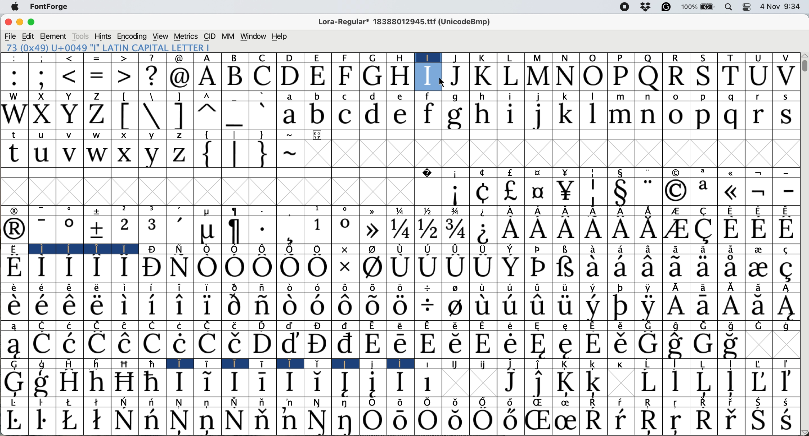 Image resolution: width=809 pixels, height=436 pixels. I want to click on Symbol, so click(733, 364).